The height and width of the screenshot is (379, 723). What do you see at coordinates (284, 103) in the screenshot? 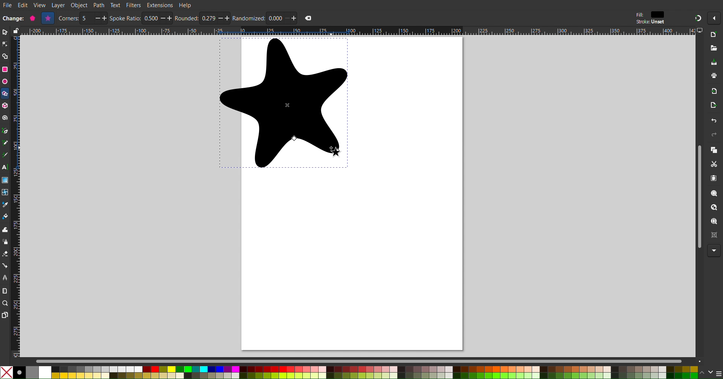
I see `Star ` at bounding box center [284, 103].